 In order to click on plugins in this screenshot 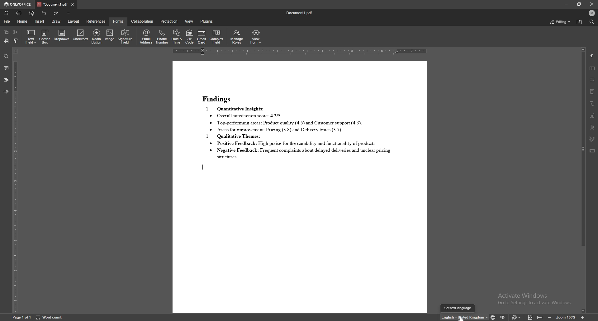, I will do `click(207, 21)`.